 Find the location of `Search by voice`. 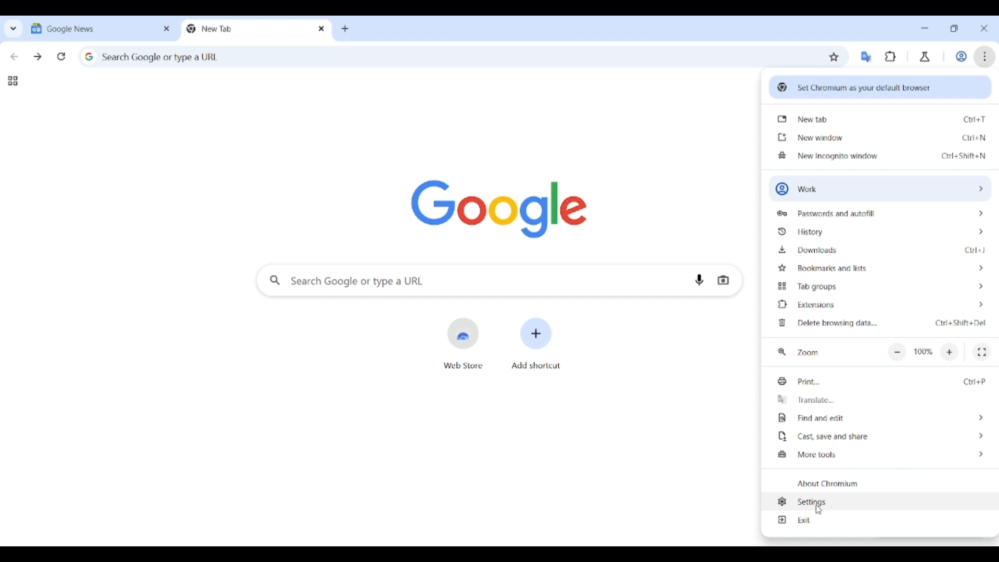

Search by voice is located at coordinates (699, 280).